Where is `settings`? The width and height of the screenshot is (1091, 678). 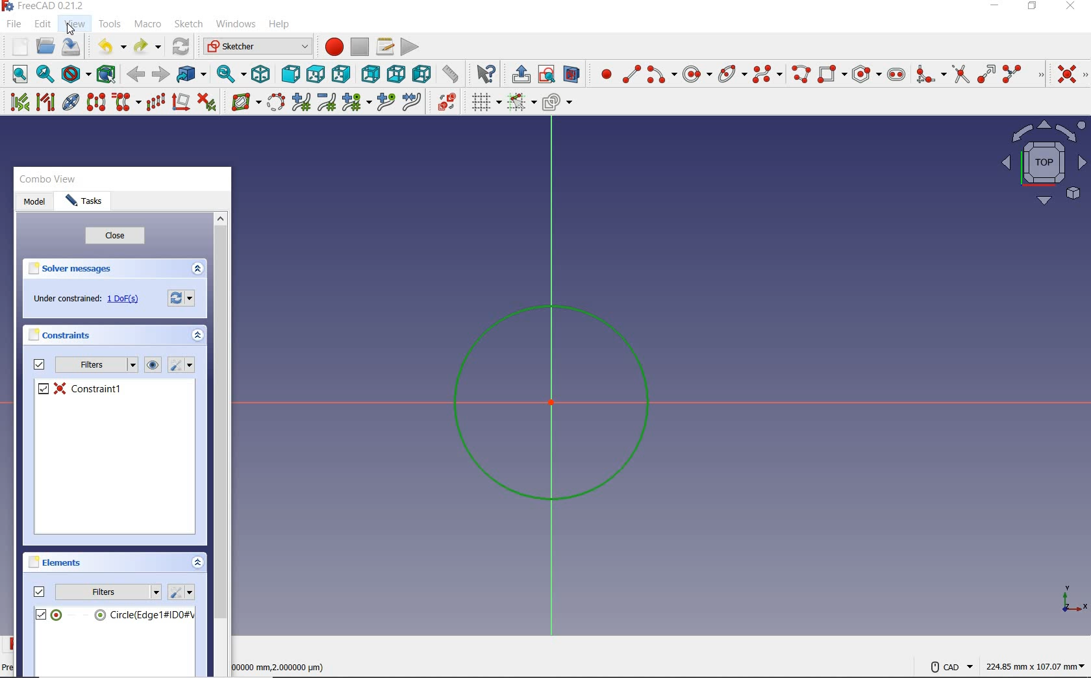 settings is located at coordinates (184, 366).